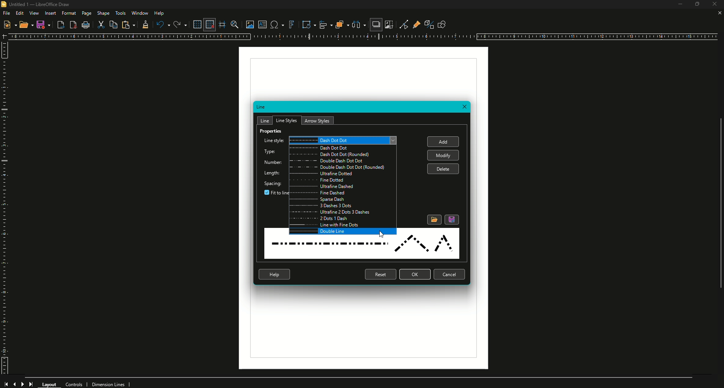  What do you see at coordinates (234, 24) in the screenshot?
I see `Zoom and Pan` at bounding box center [234, 24].